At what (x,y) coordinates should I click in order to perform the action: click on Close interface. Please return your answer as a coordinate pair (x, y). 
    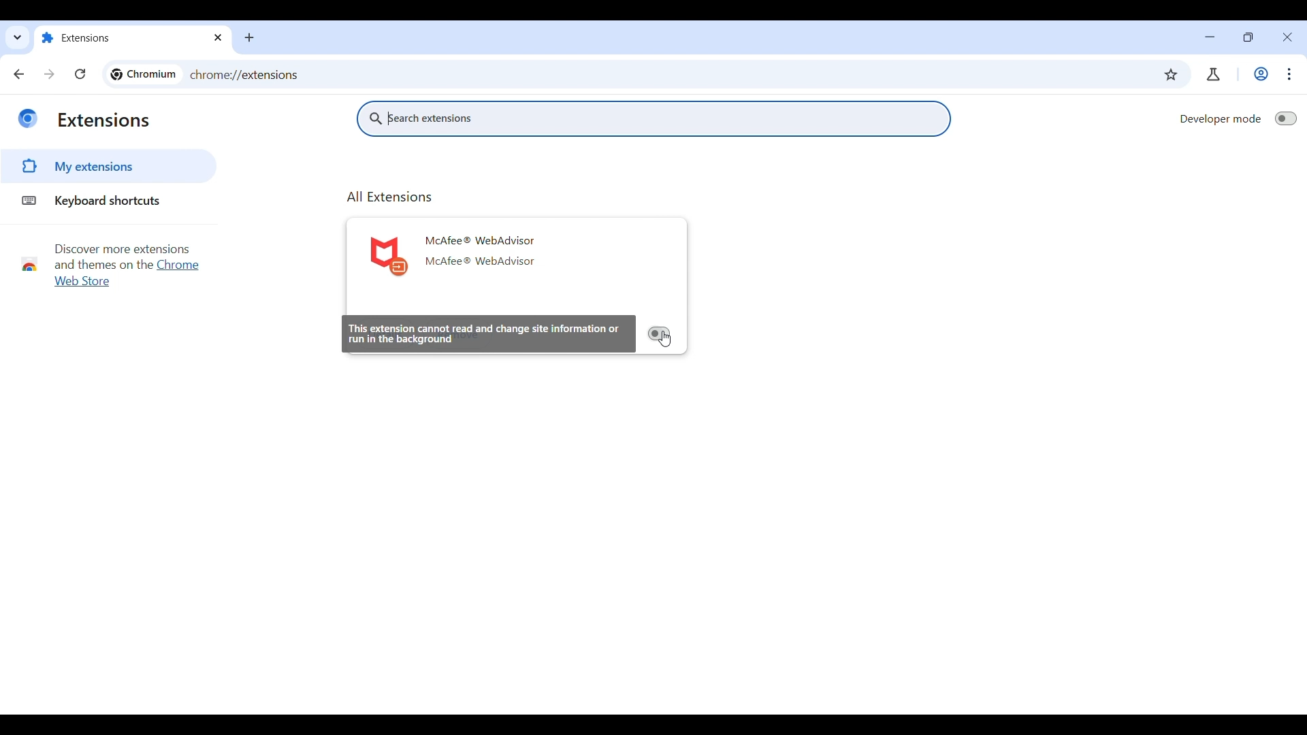
    Looking at the image, I should click on (1287, 37).